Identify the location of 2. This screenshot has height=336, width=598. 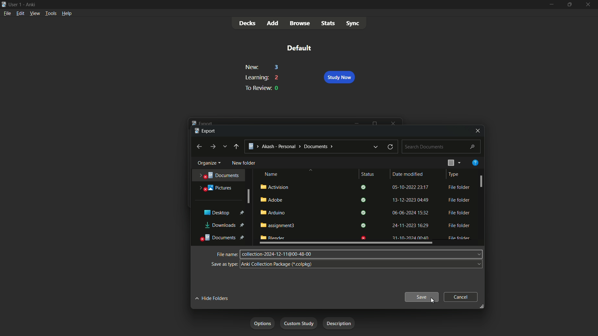
(277, 77).